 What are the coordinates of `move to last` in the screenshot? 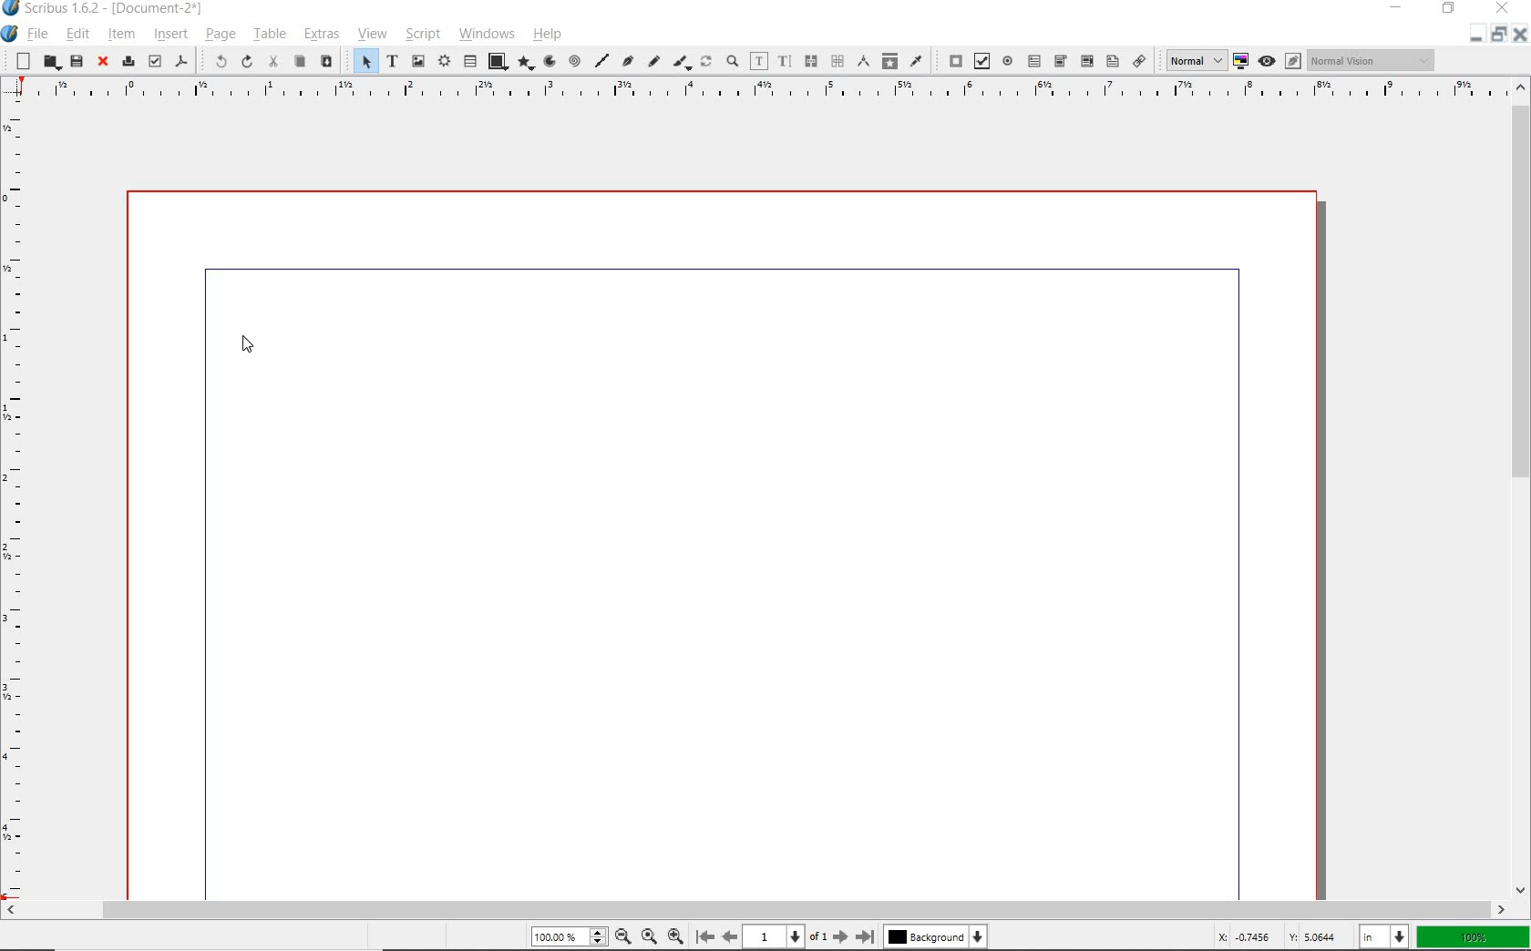 It's located at (868, 934).